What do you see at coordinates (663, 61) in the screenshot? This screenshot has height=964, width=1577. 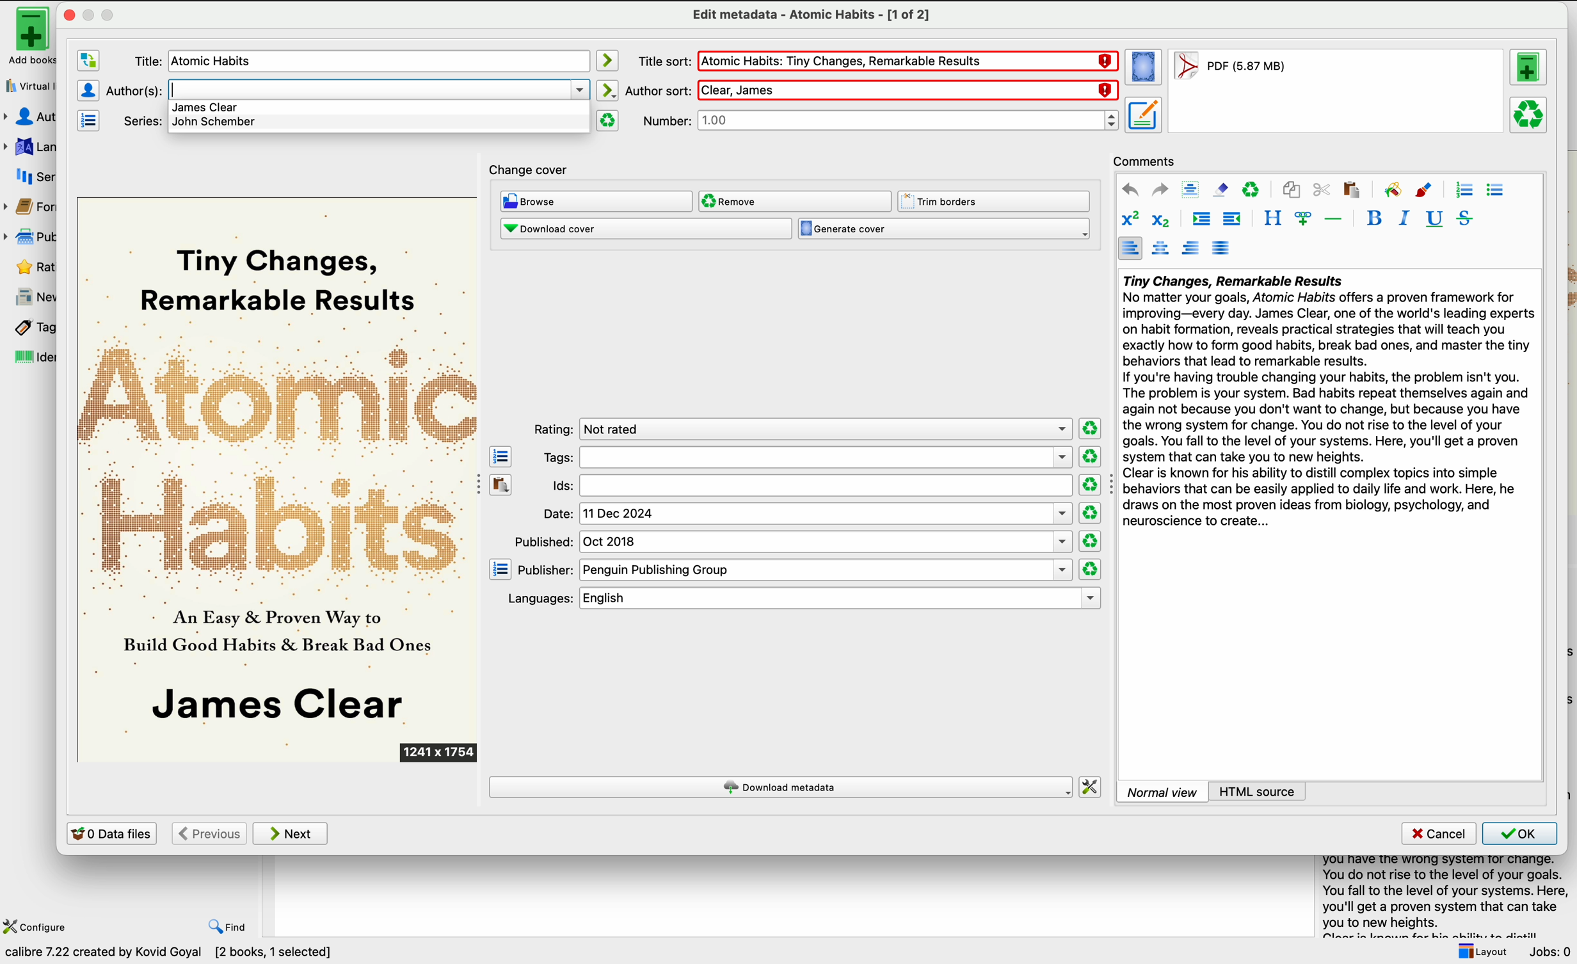 I see `title sort:` at bounding box center [663, 61].